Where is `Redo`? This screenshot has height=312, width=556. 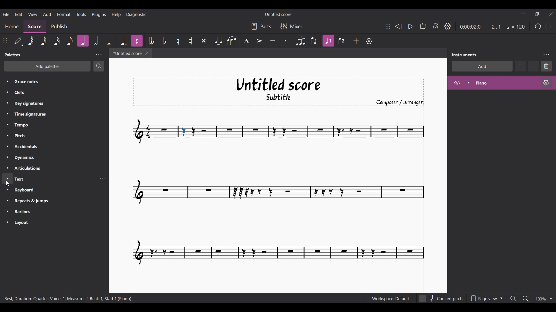
Redo is located at coordinates (549, 26).